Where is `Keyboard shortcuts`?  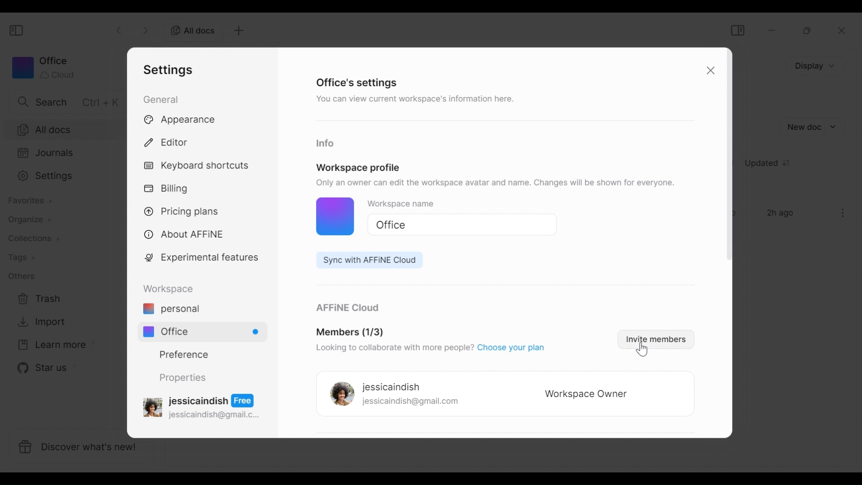 Keyboard shortcuts is located at coordinates (198, 167).